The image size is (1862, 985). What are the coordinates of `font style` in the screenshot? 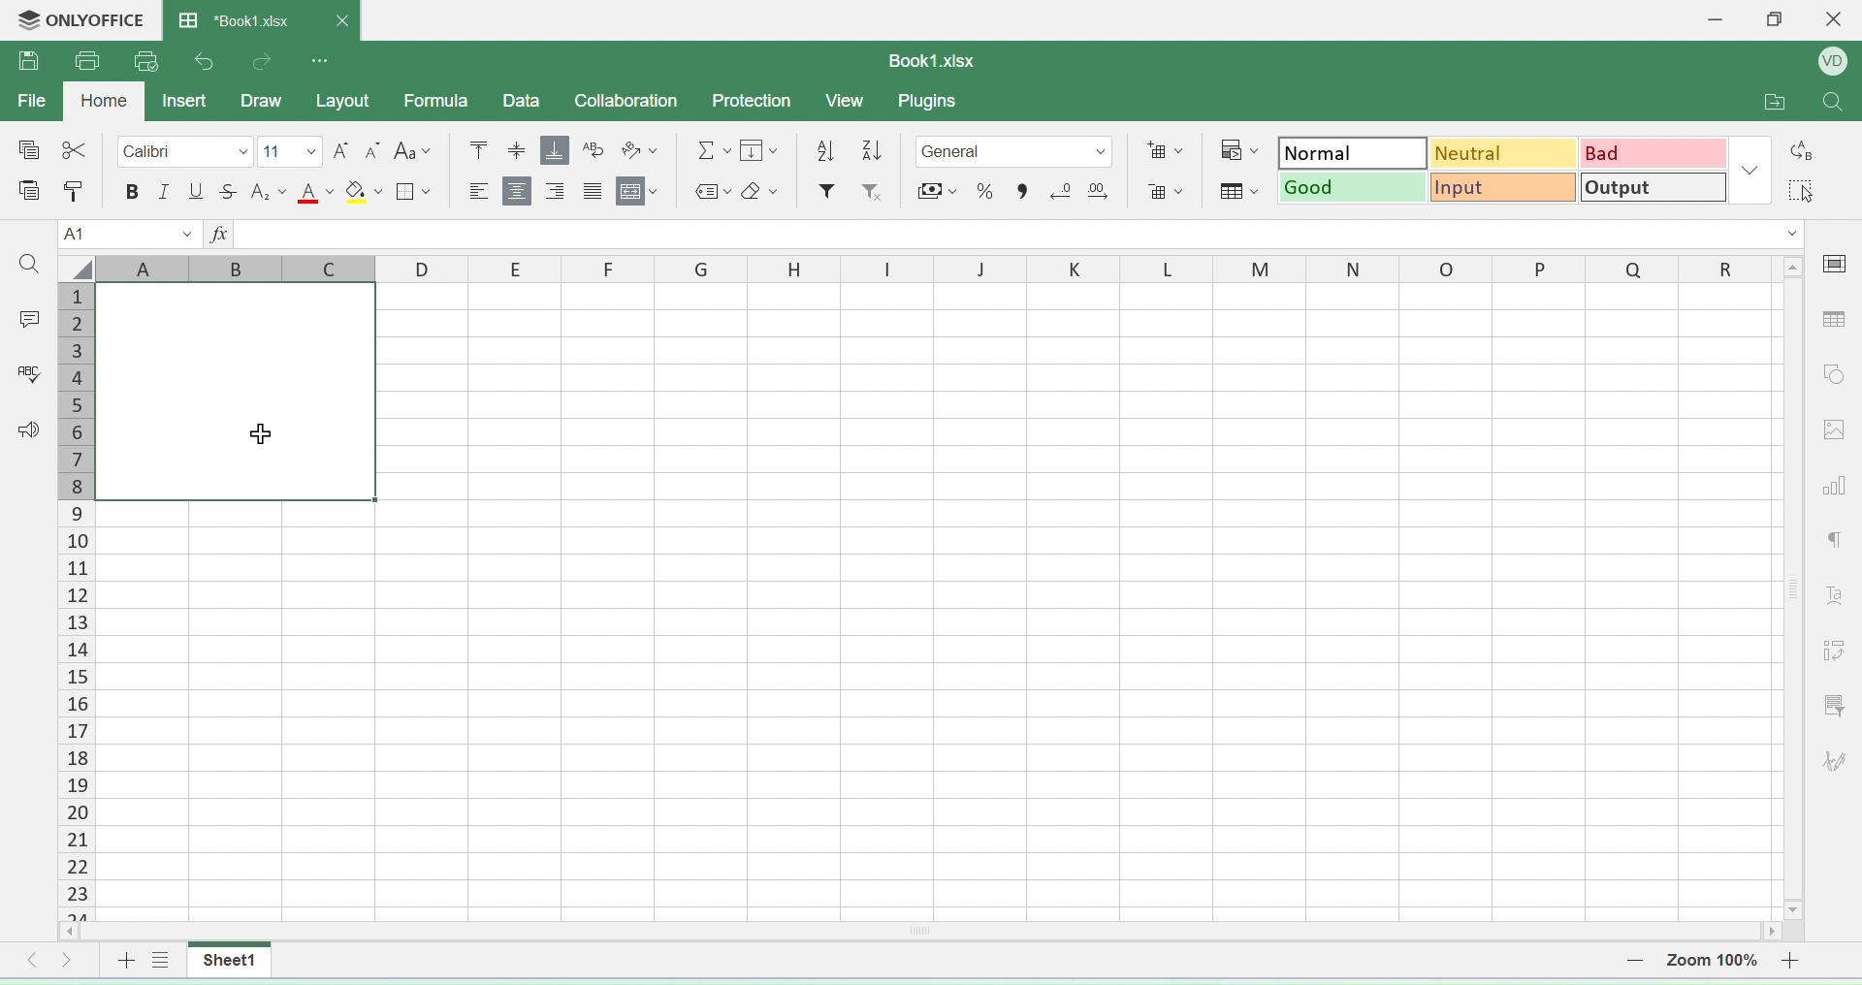 It's located at (420, 151).